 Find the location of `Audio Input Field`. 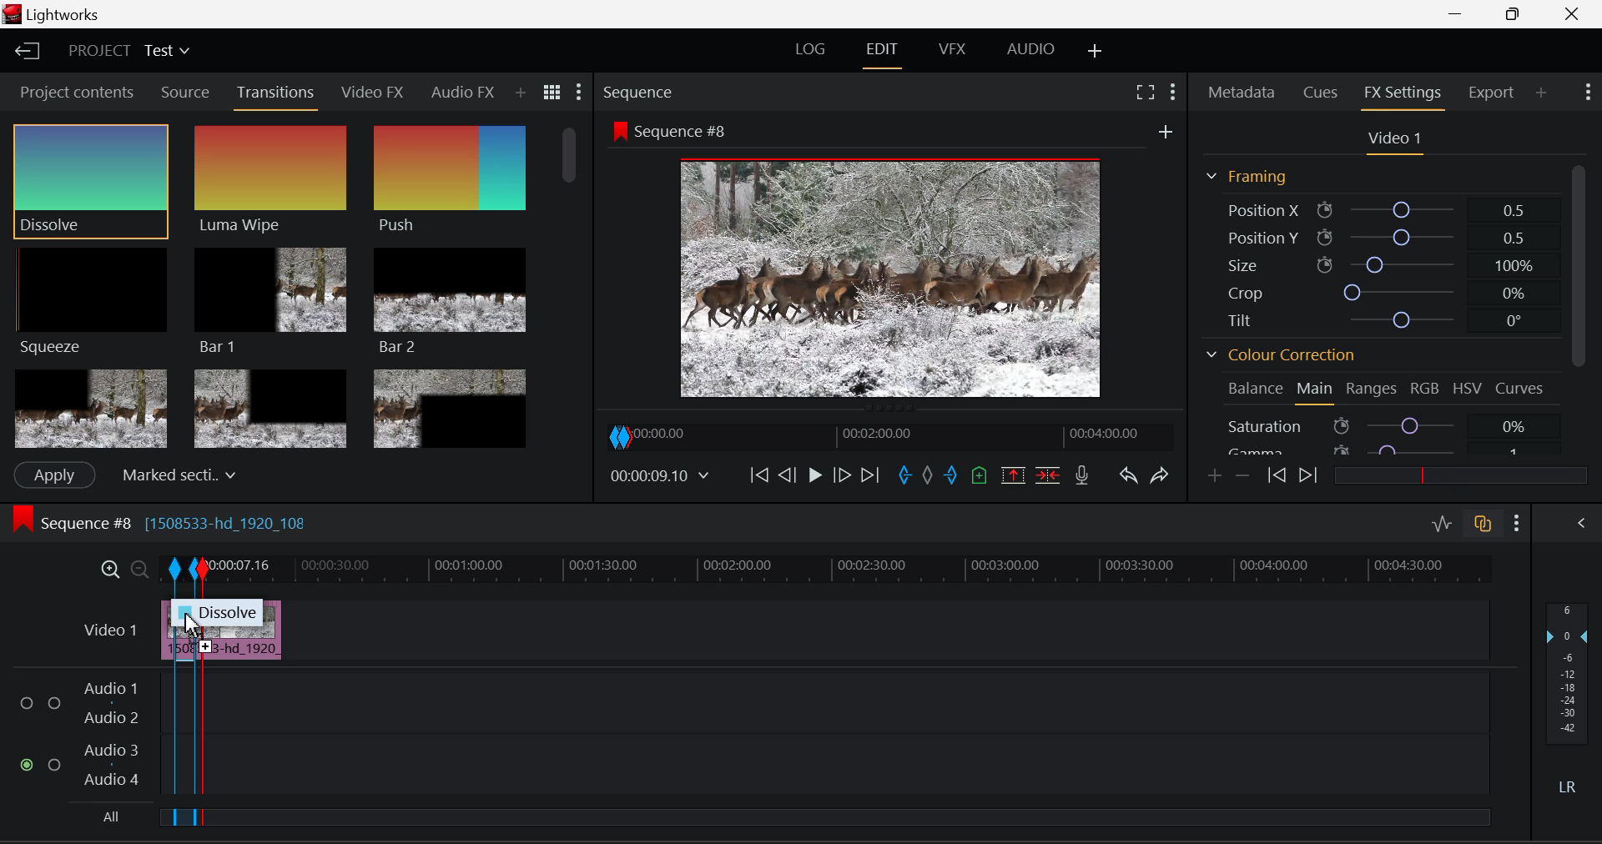

Audio Input Field is located at coordinates (845, 701).